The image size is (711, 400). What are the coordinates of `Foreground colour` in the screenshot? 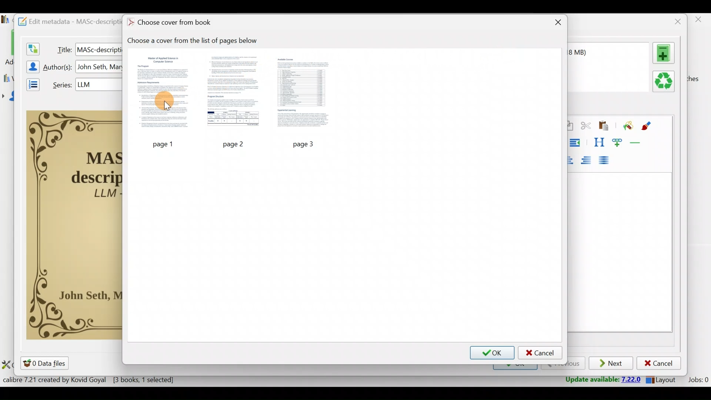 It's located at (647, 126).